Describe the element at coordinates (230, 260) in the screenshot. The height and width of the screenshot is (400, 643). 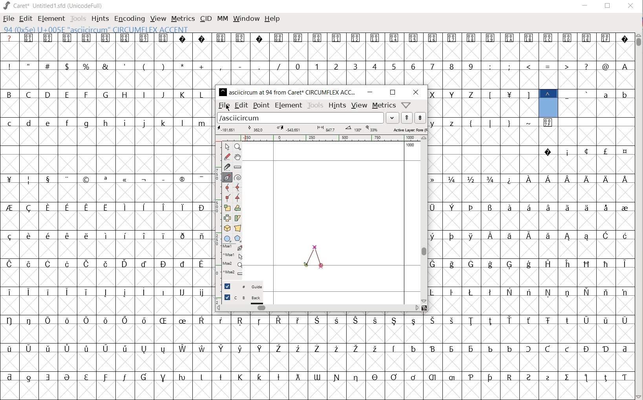
I see `mse1 mse1 mse2 mse2` at that location.